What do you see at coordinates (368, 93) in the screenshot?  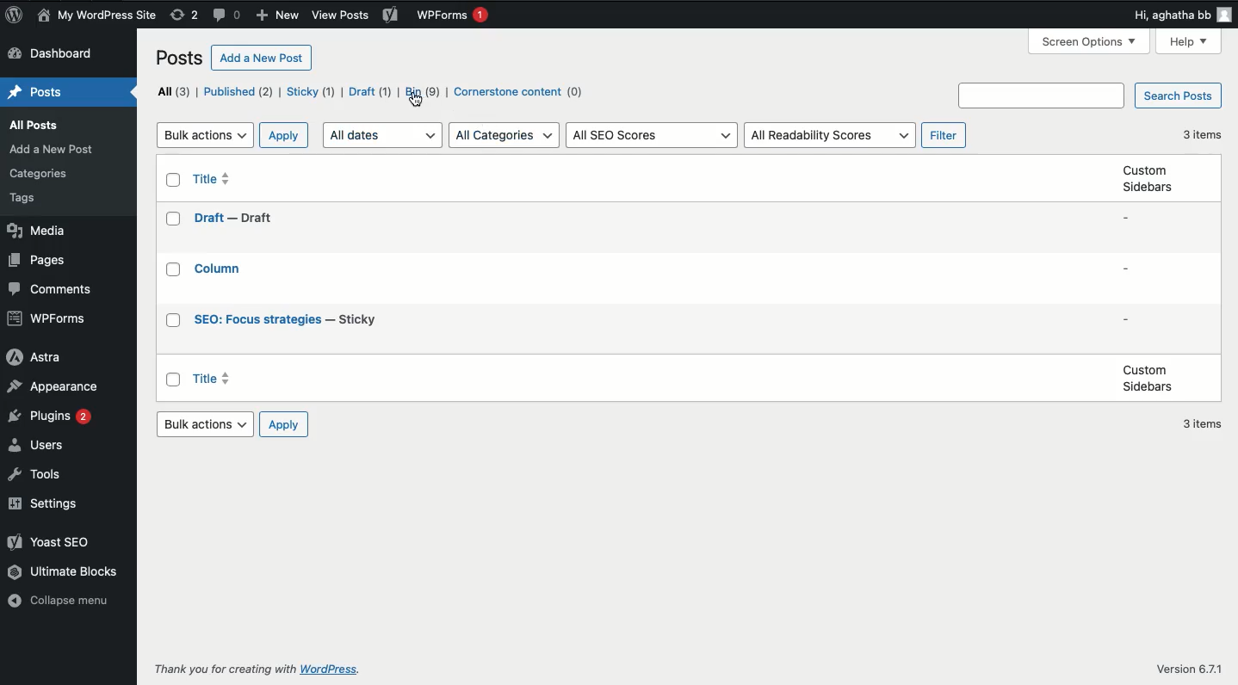 I see `Draft` at bounding box center [368, 93].